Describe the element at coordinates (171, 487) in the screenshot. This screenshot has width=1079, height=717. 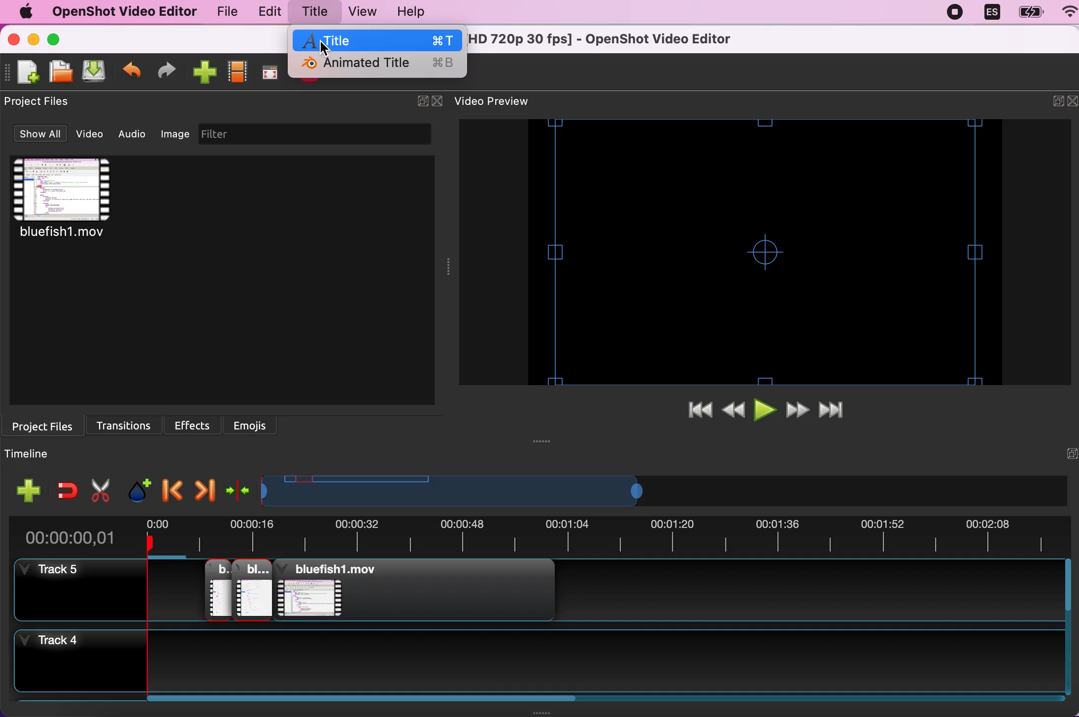
I see `previous marker` at that location.